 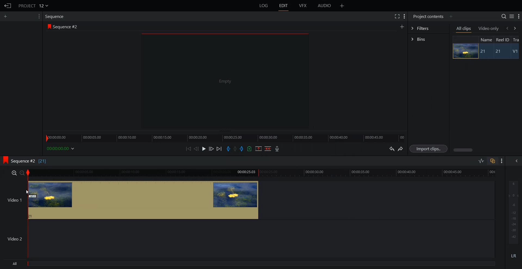 What do you see at coordinates (492, 161) in the screenshot?
I see `Toggle auto Track sync` at bounding box center [492, 161].